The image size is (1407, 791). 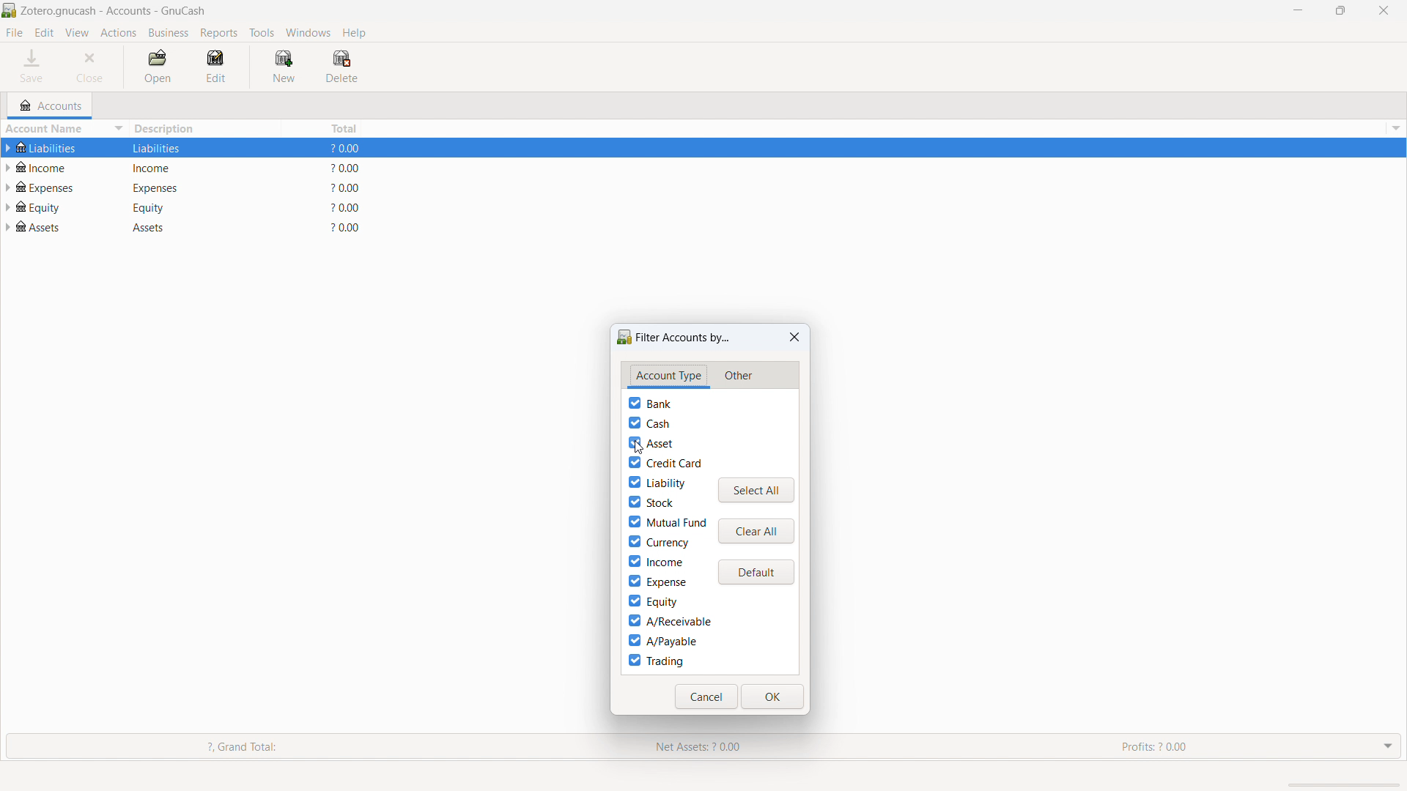 I want to click on view, so click(x=77, y=33).